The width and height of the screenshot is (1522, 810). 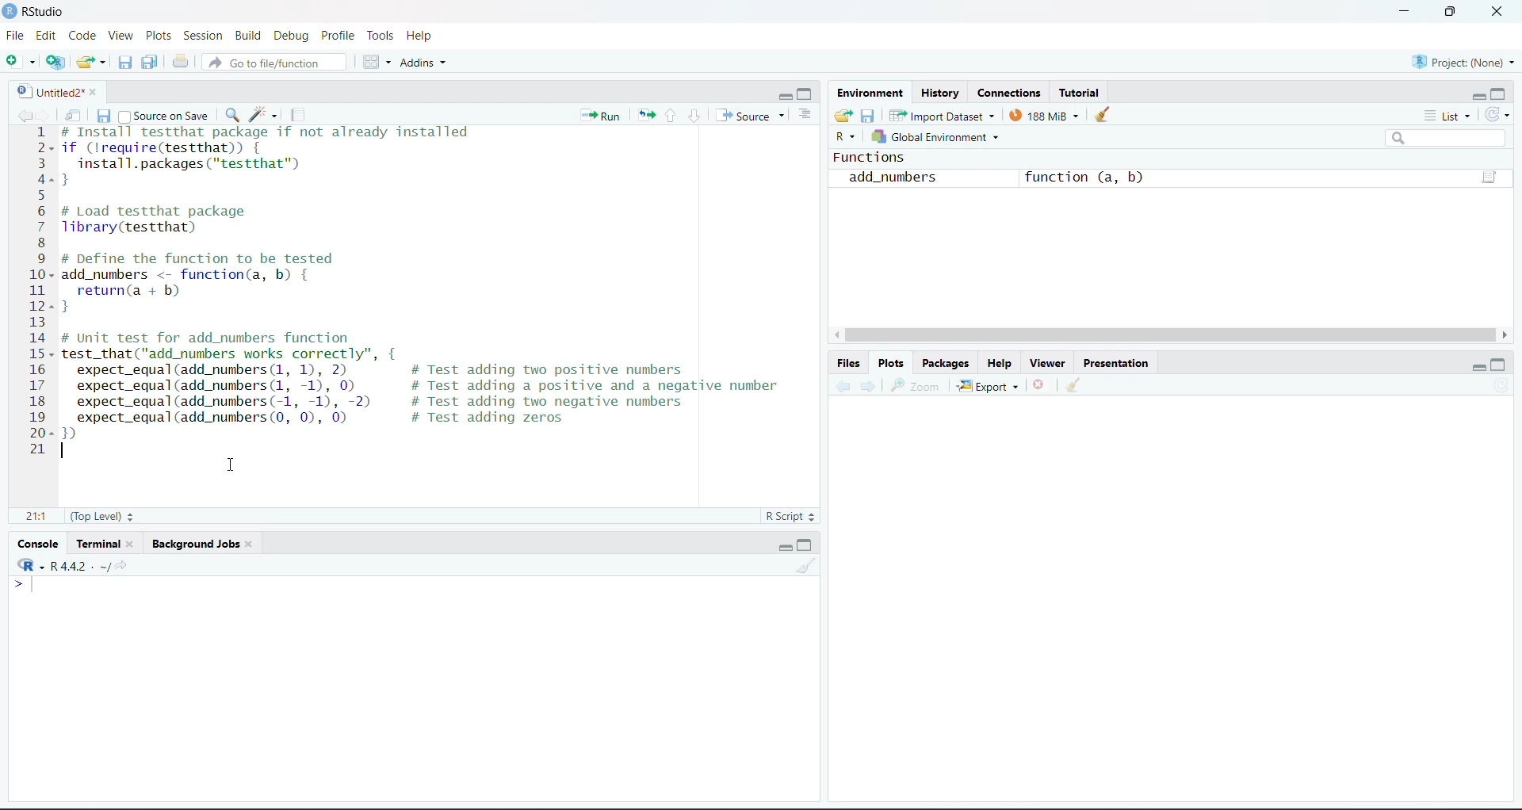 I want to click on text cursor, so click(x=35, y=584).